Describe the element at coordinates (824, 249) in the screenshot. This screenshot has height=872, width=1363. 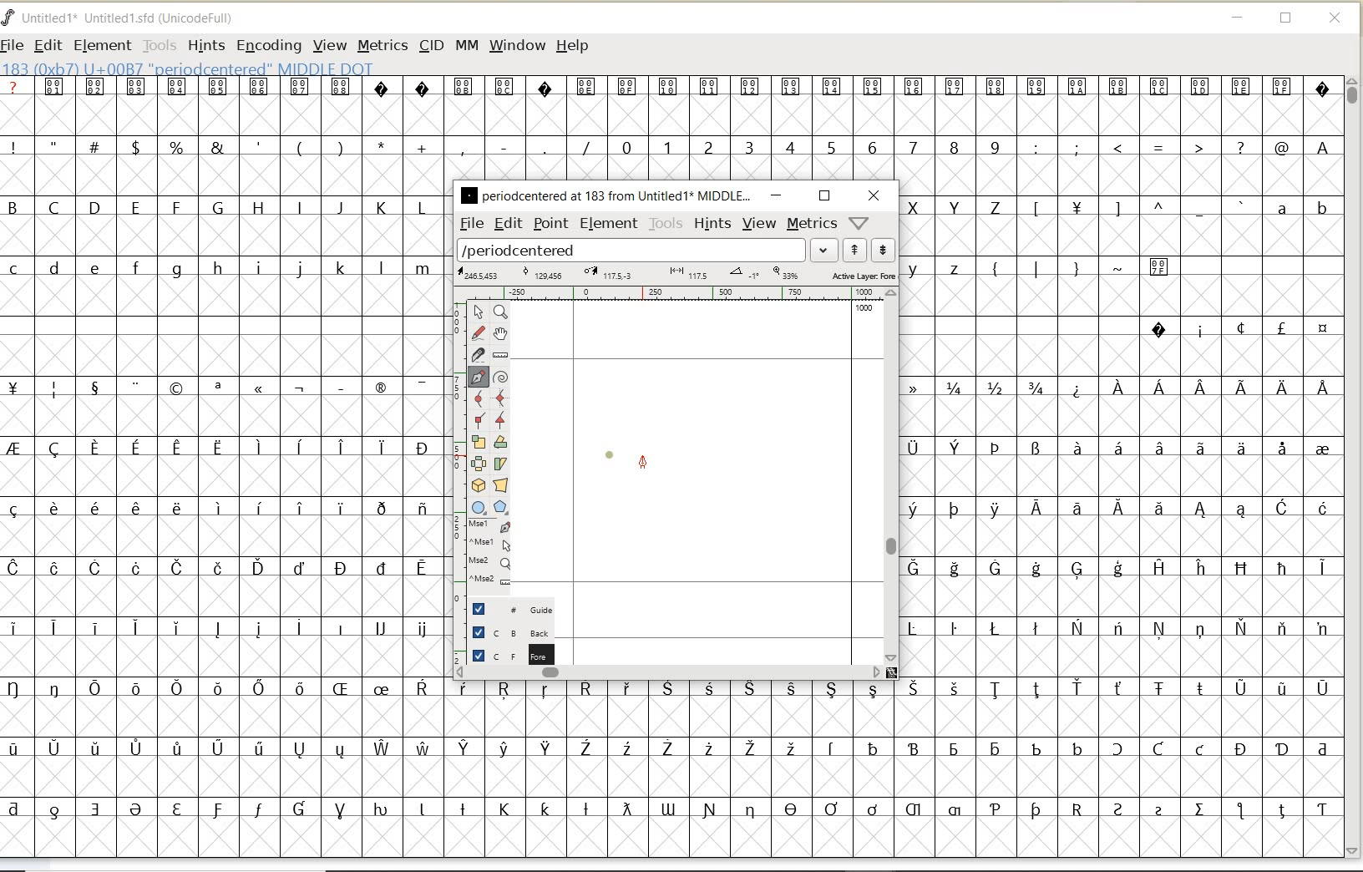
I see `expand` at that location.